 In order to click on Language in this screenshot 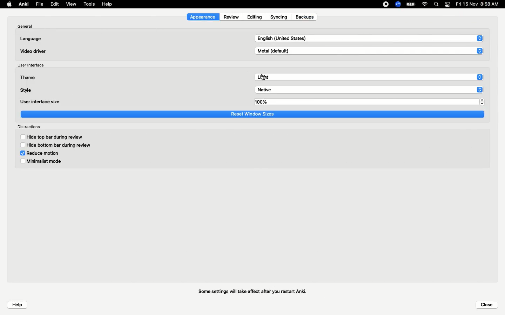, I will do `click(32, 39)`.